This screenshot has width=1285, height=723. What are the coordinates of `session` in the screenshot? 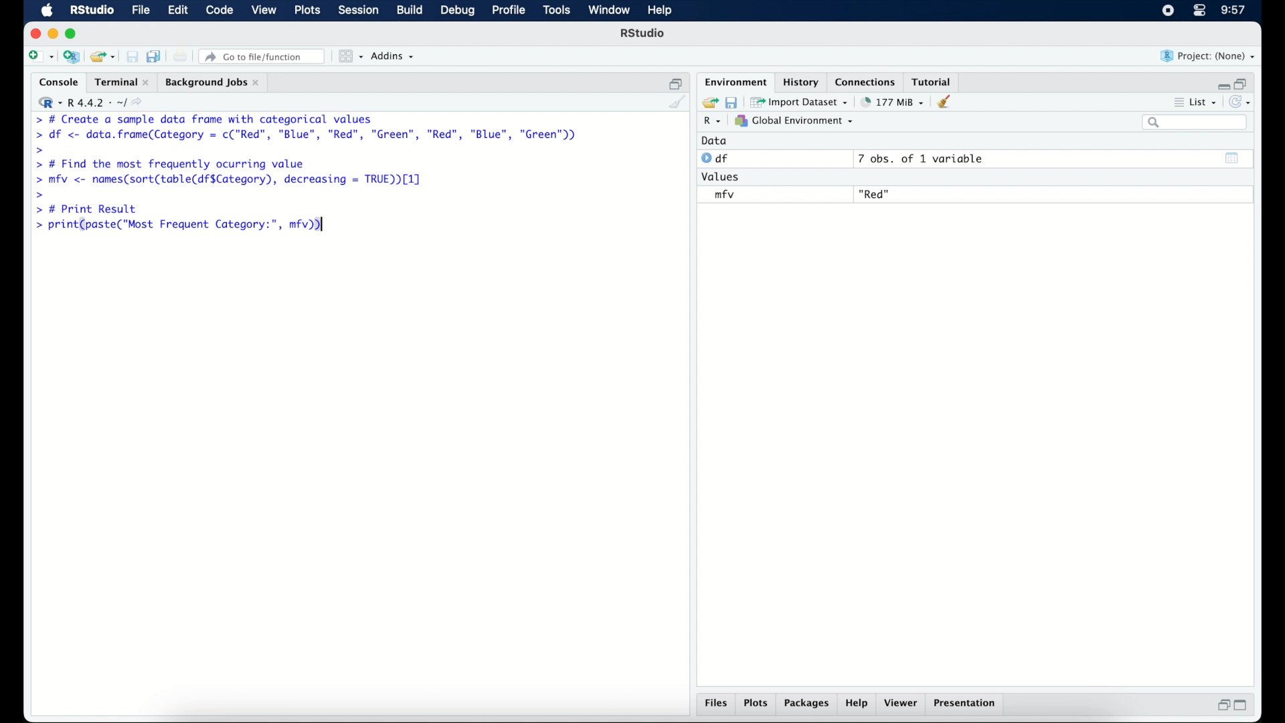 It's located at (359, 11).